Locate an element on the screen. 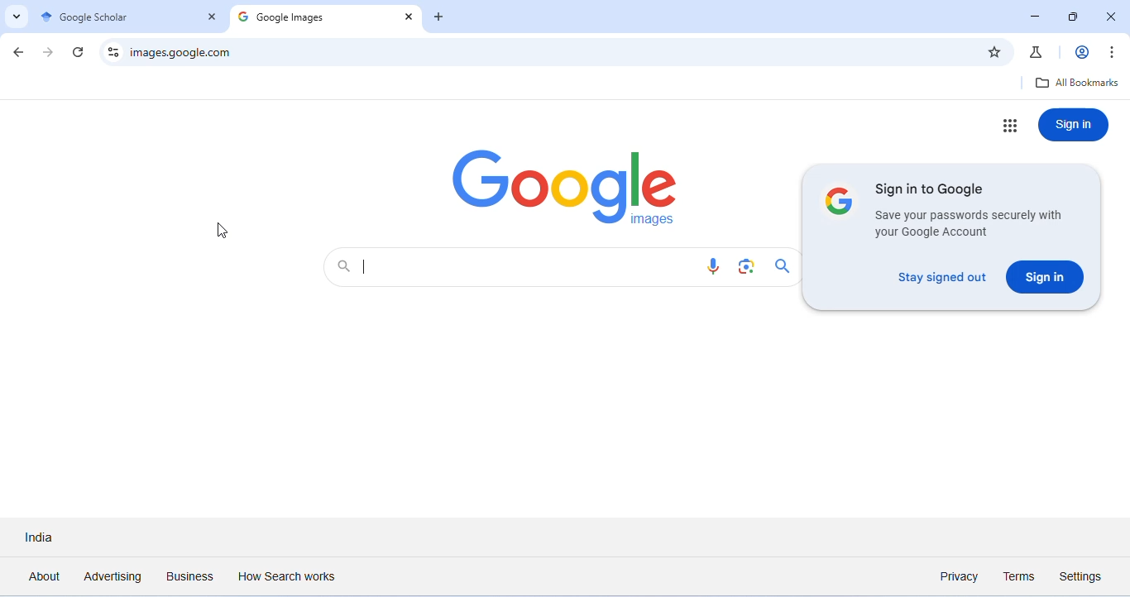 The image size is (1130, 597). search bar  is located at coordinates (512, 268).